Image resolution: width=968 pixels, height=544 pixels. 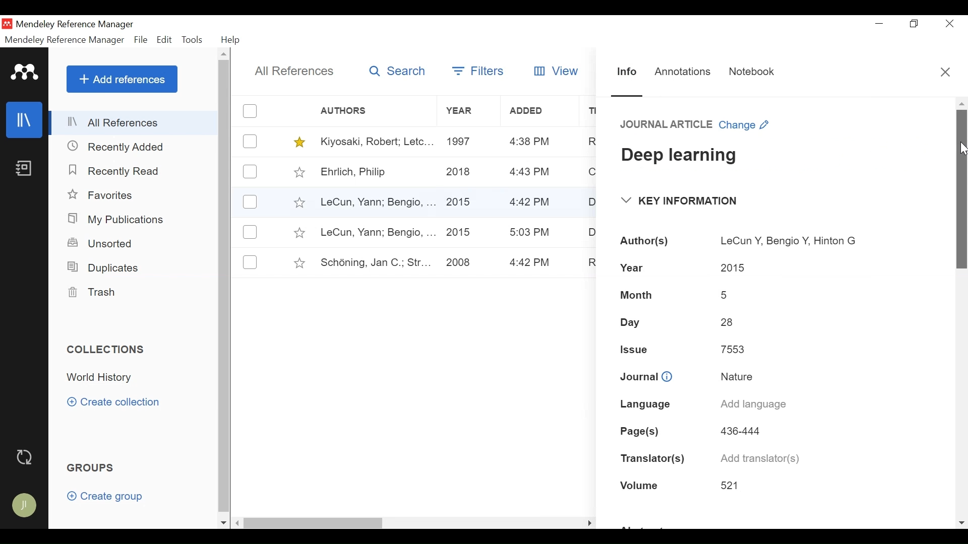 What do you see at coordinates (763, 458) in the screenshot?
I see `Add Translator(s)` at bounding box center [763, 458].